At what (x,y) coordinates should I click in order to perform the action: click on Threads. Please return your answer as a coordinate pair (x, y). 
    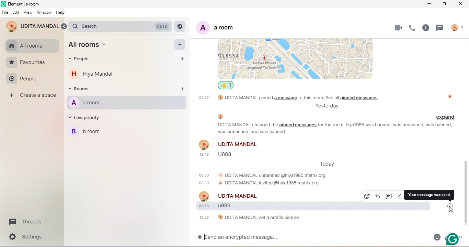
    Looking at the image, I should click on (26, 222).